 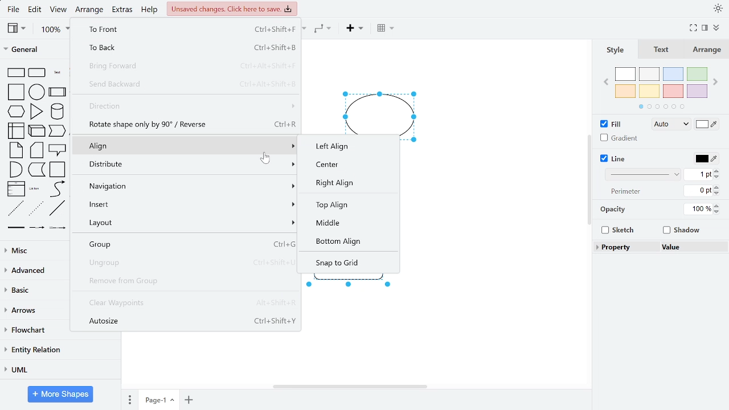 I want to click on previous, so click(x=606, y=83).